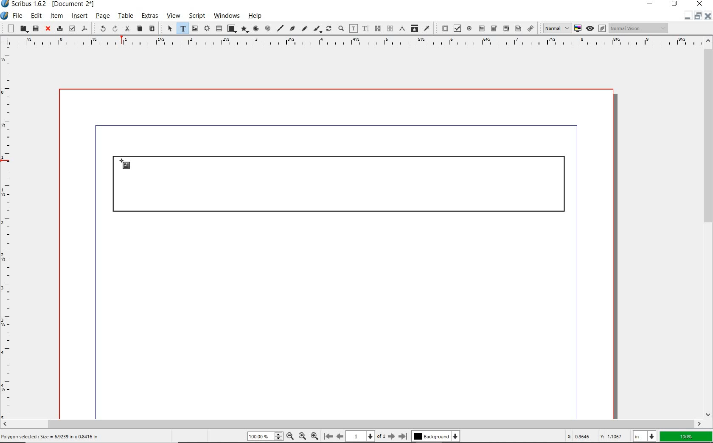 This screenshot has width=713, height=443. Describe the element at coordinates (314, 435) in the screenshot. I see `zoom out` at that location.